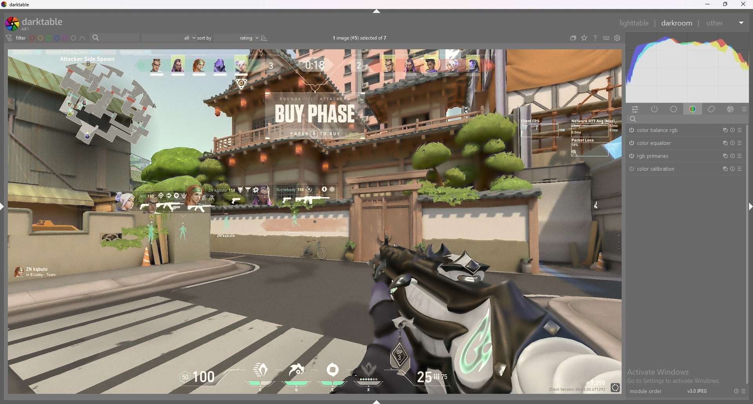 This screenshot has height=404, width=753. What do you see at coordinates (659, 143) in the screenshot?
I see `color equalizer` at bounding box center [659, 143].